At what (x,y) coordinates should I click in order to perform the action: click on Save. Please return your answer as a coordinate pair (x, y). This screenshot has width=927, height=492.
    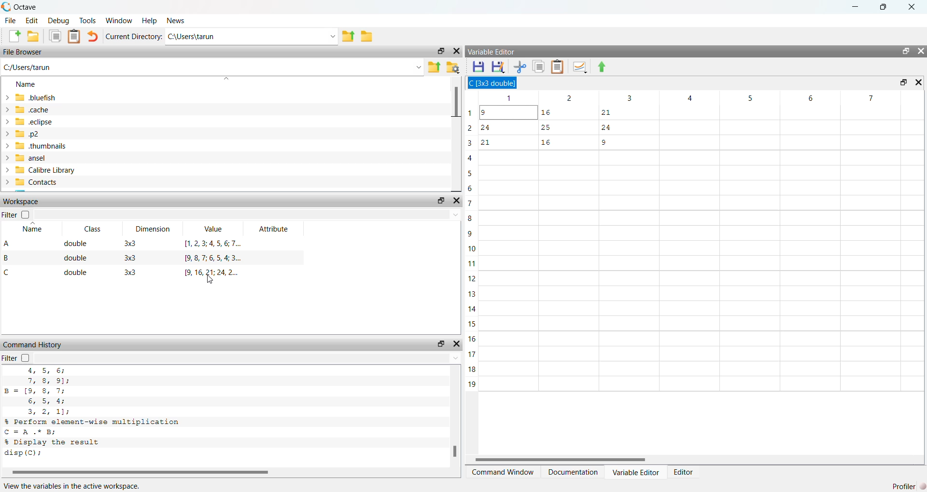
    Looking at the image, I should click on (478, 67).